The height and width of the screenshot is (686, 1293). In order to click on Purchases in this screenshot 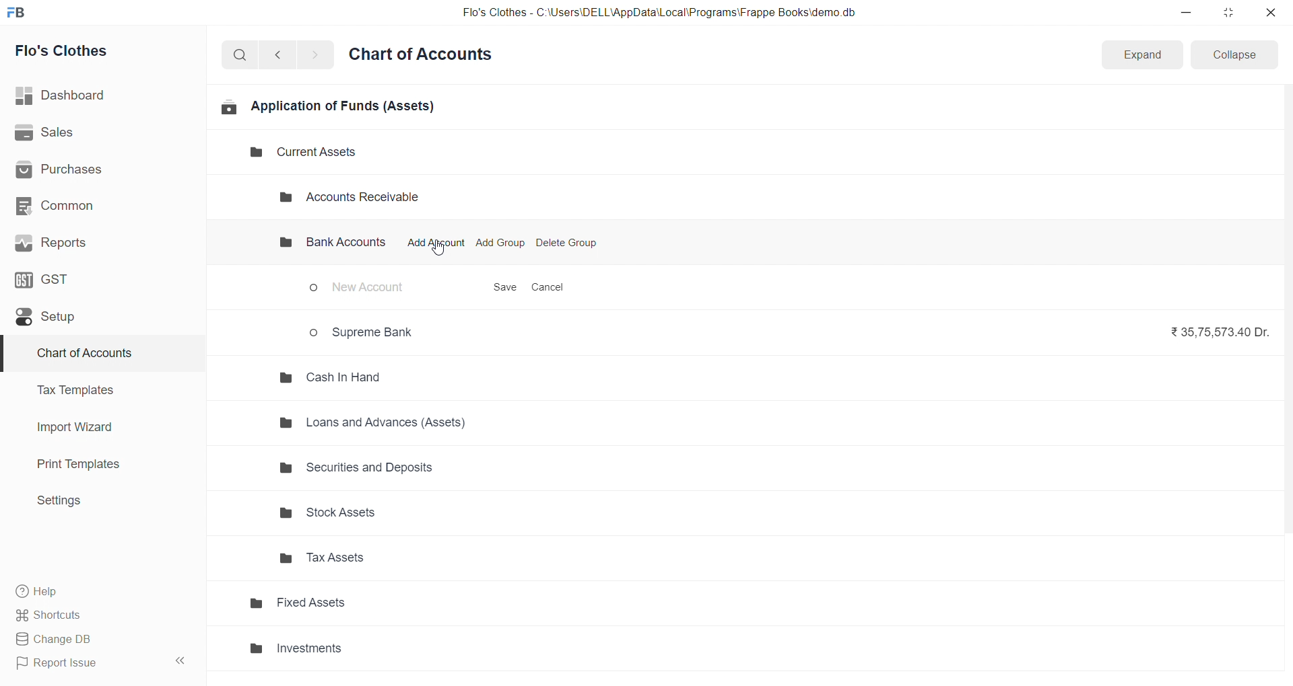, I will do `click(96, 170)`.